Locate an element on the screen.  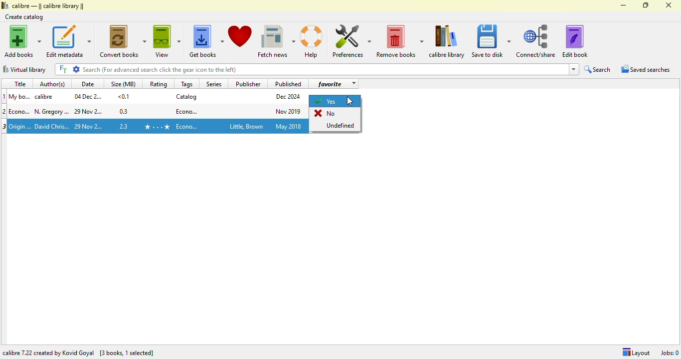
published is located at coordinates (288, 83).